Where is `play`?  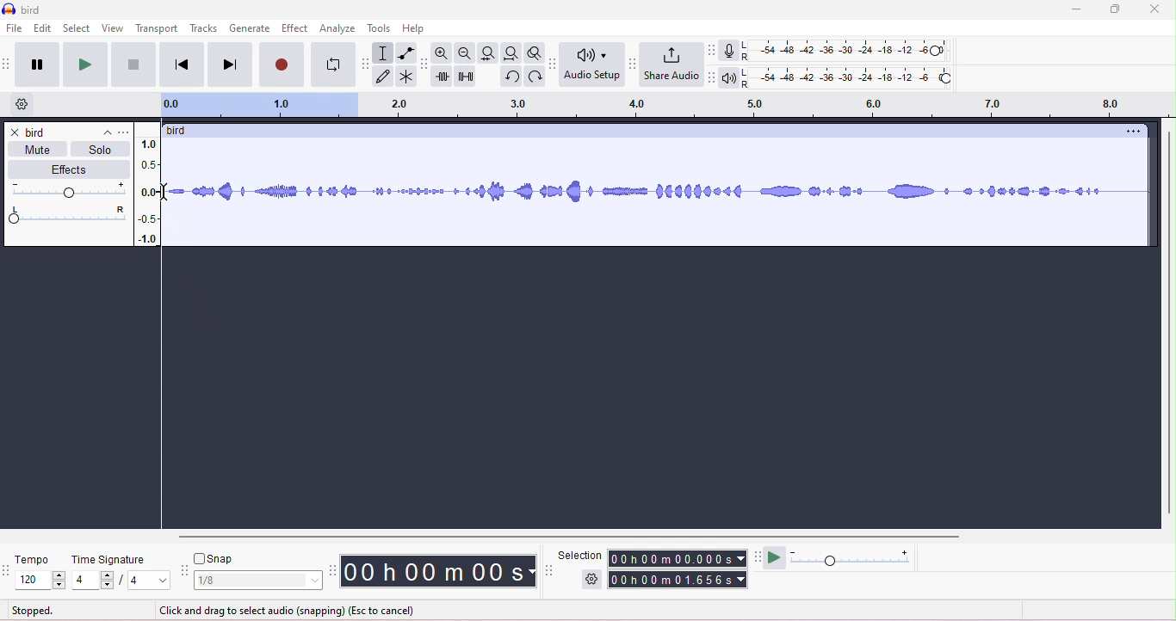
play is located at coordinates (85, 65).